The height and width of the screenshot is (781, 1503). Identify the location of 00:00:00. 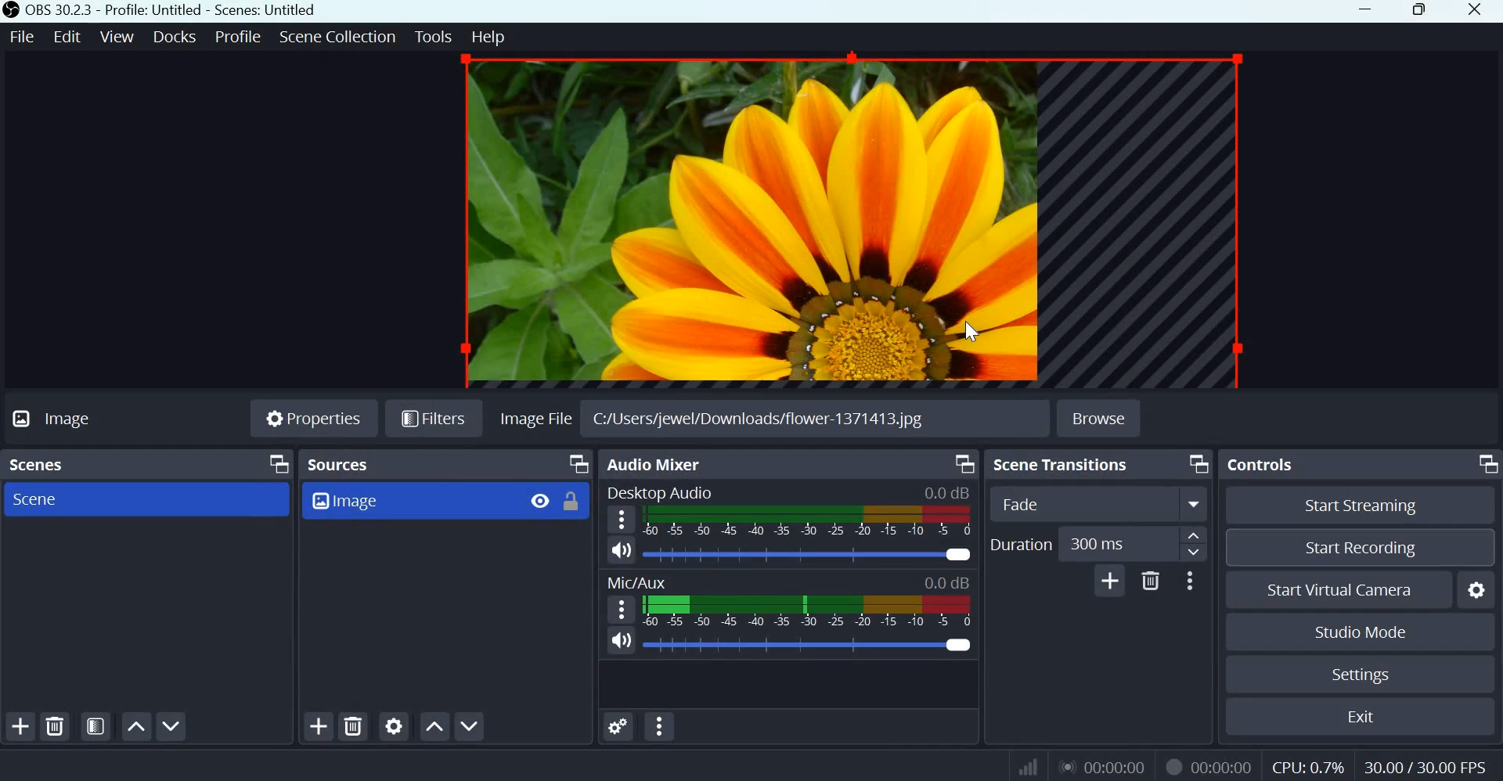
(1224, 767).